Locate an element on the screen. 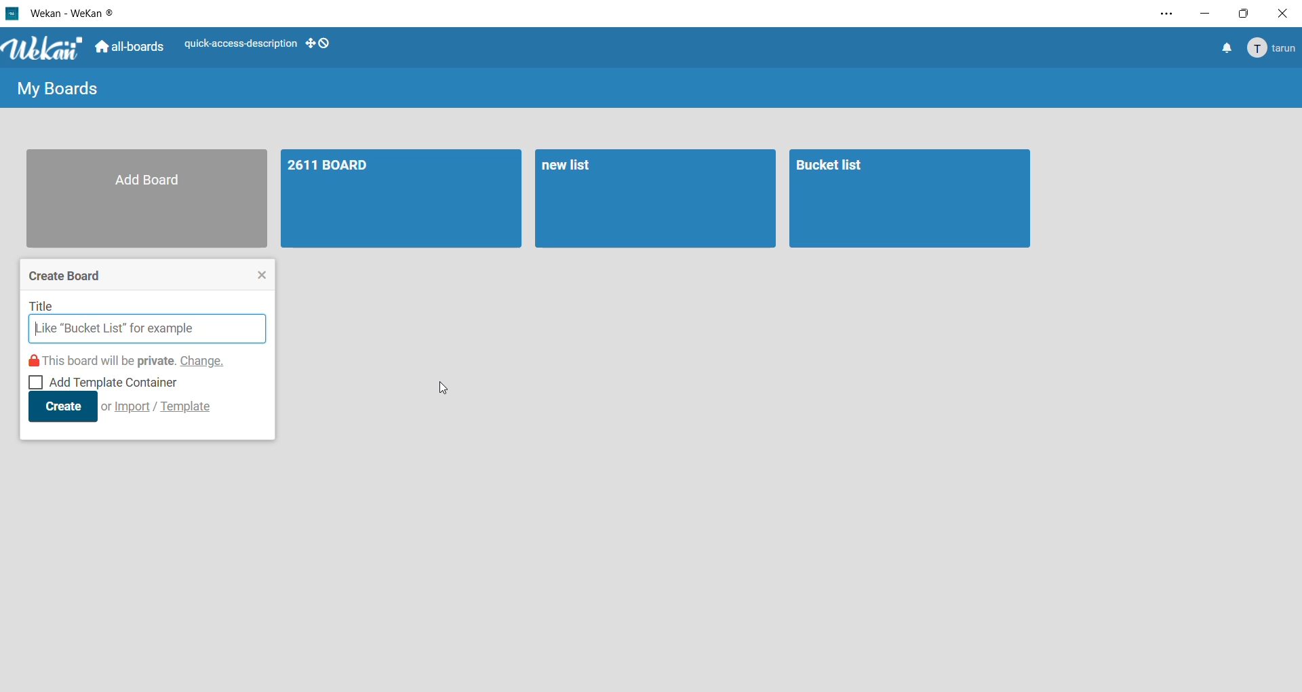 The height and width of the screenshot is (692, 1302). create board is located at coordinates (70, 277).